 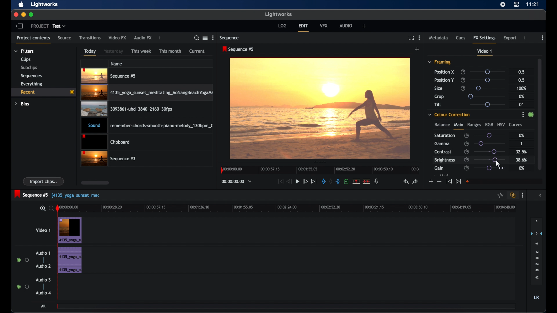 I want to click on transitions, so click(x=90, y=38).